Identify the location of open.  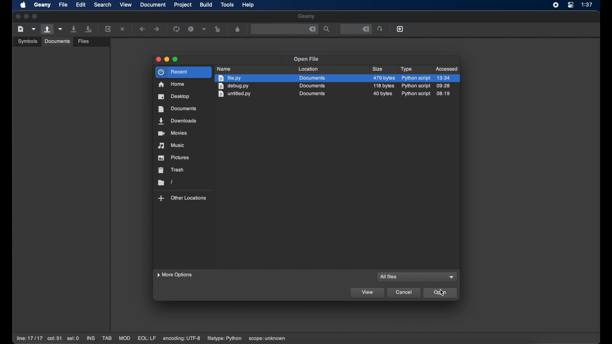
(441, 293).